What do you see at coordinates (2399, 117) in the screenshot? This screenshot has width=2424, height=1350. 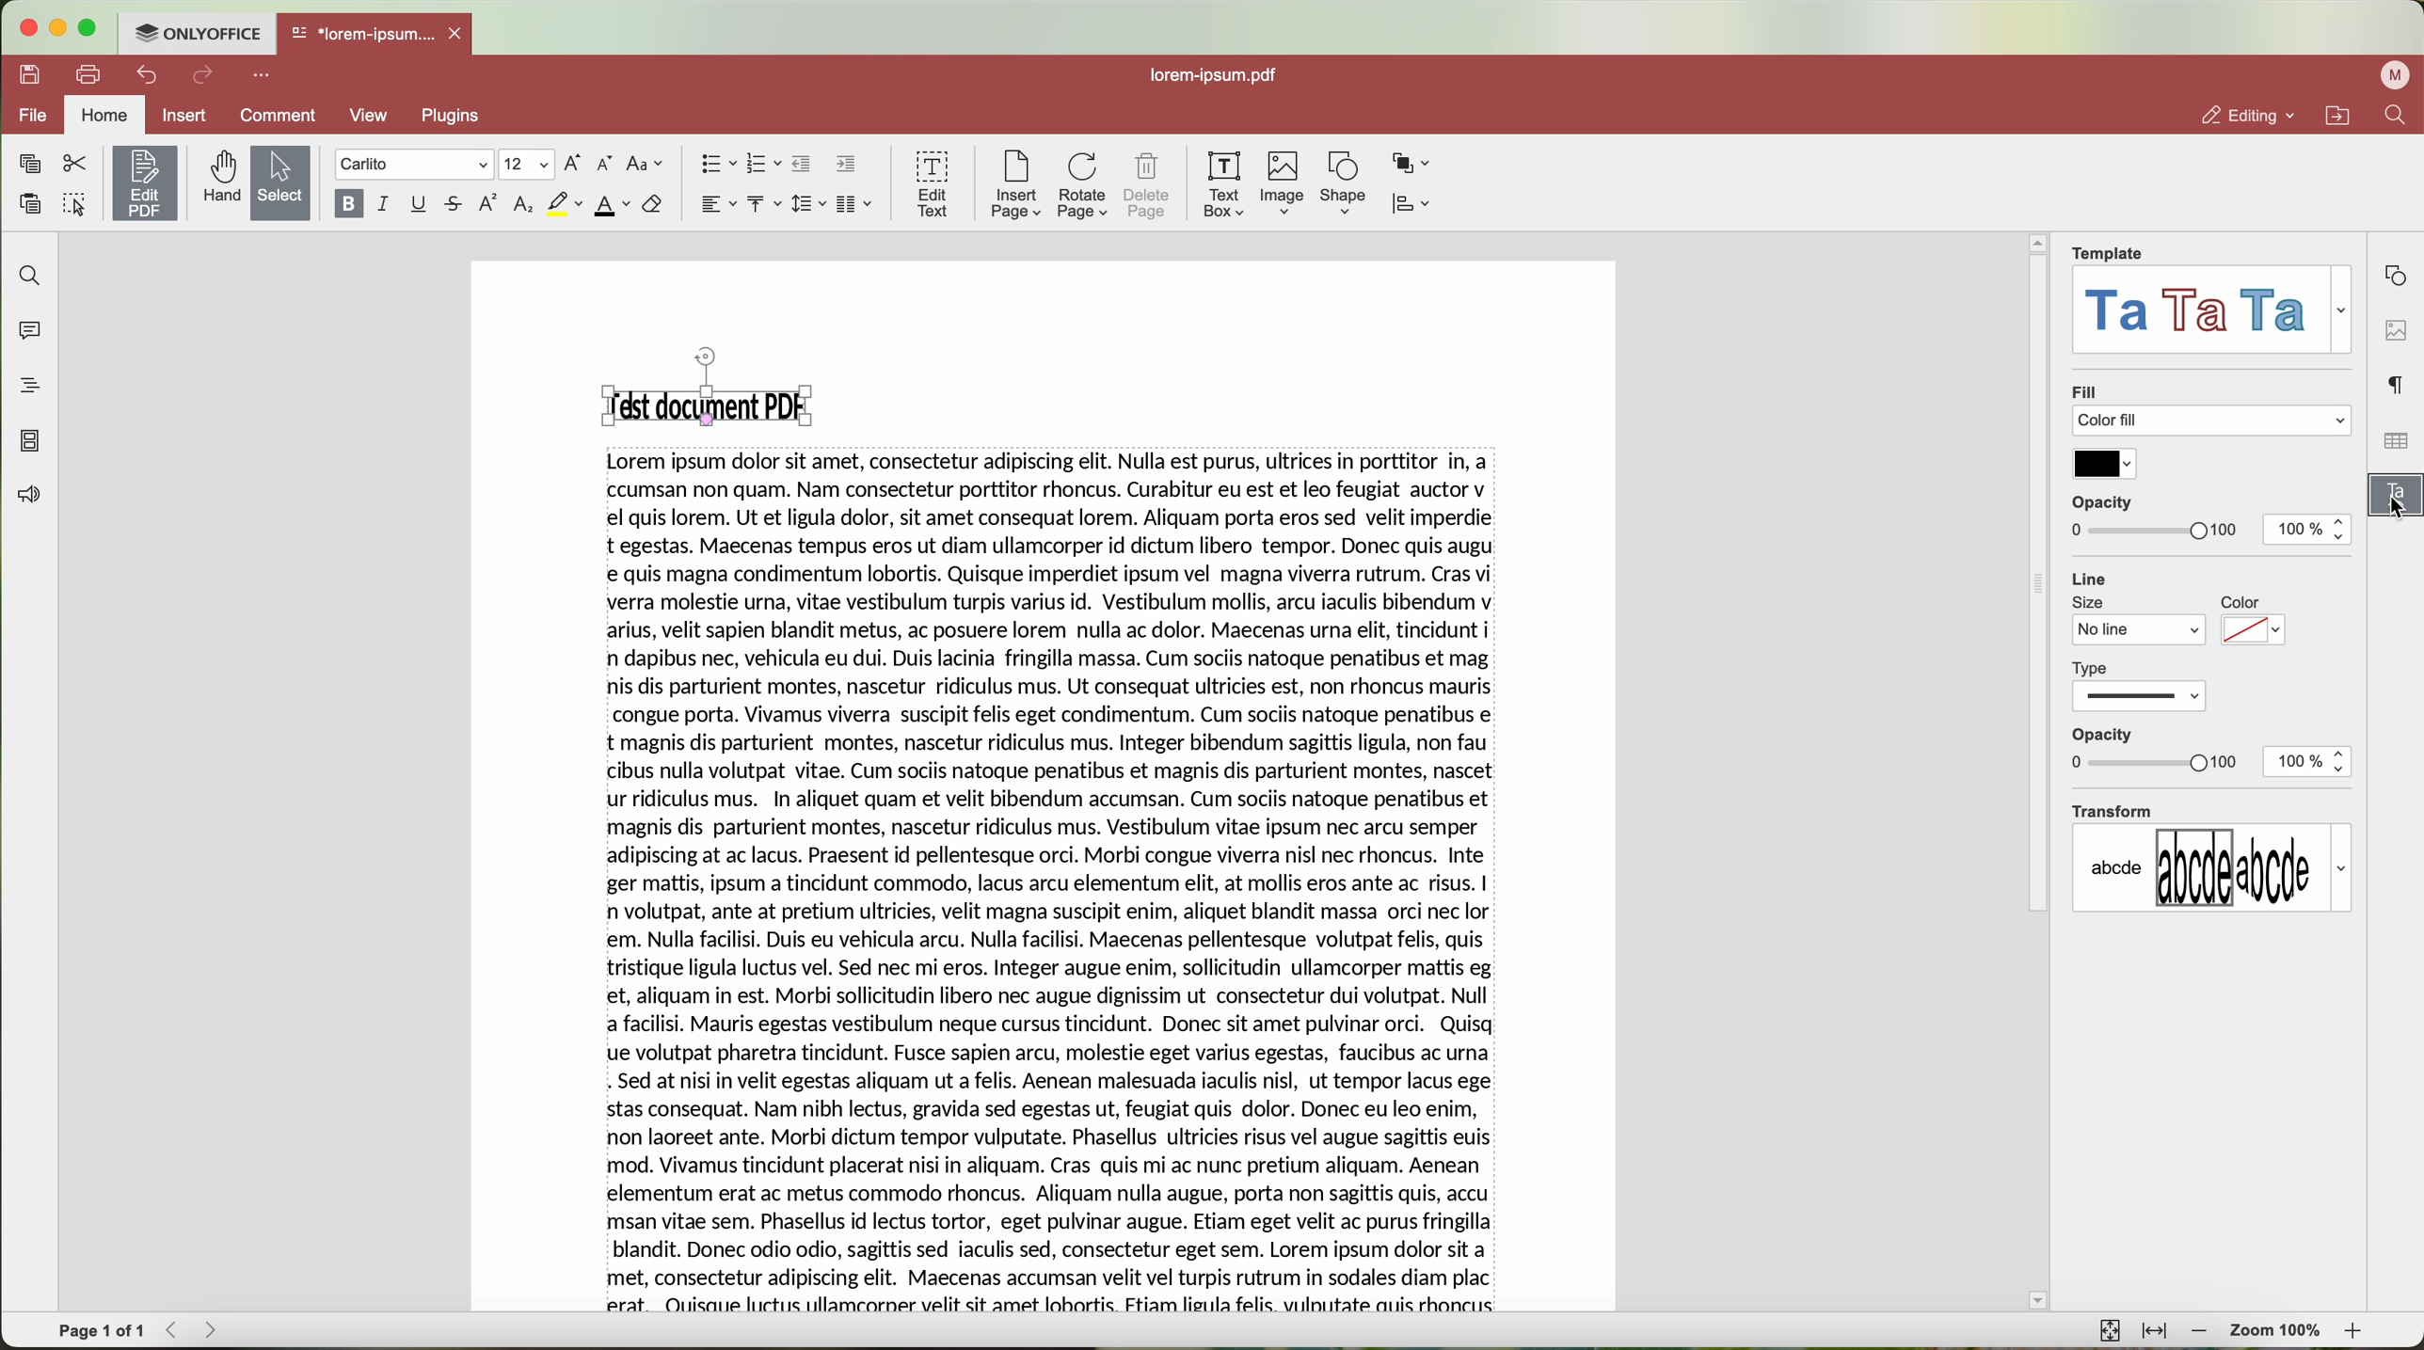 I see `find` at bounding box center [2399, 117].